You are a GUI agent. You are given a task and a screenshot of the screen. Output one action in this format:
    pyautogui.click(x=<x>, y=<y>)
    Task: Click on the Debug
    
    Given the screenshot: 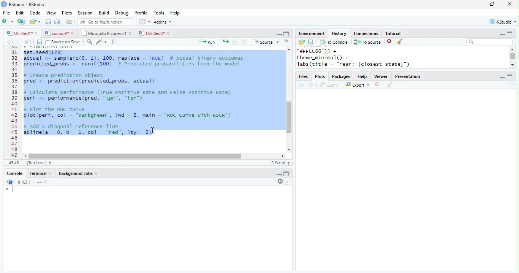 What is the action you would take?
    pyautogui.click(x=123, y=13)
    